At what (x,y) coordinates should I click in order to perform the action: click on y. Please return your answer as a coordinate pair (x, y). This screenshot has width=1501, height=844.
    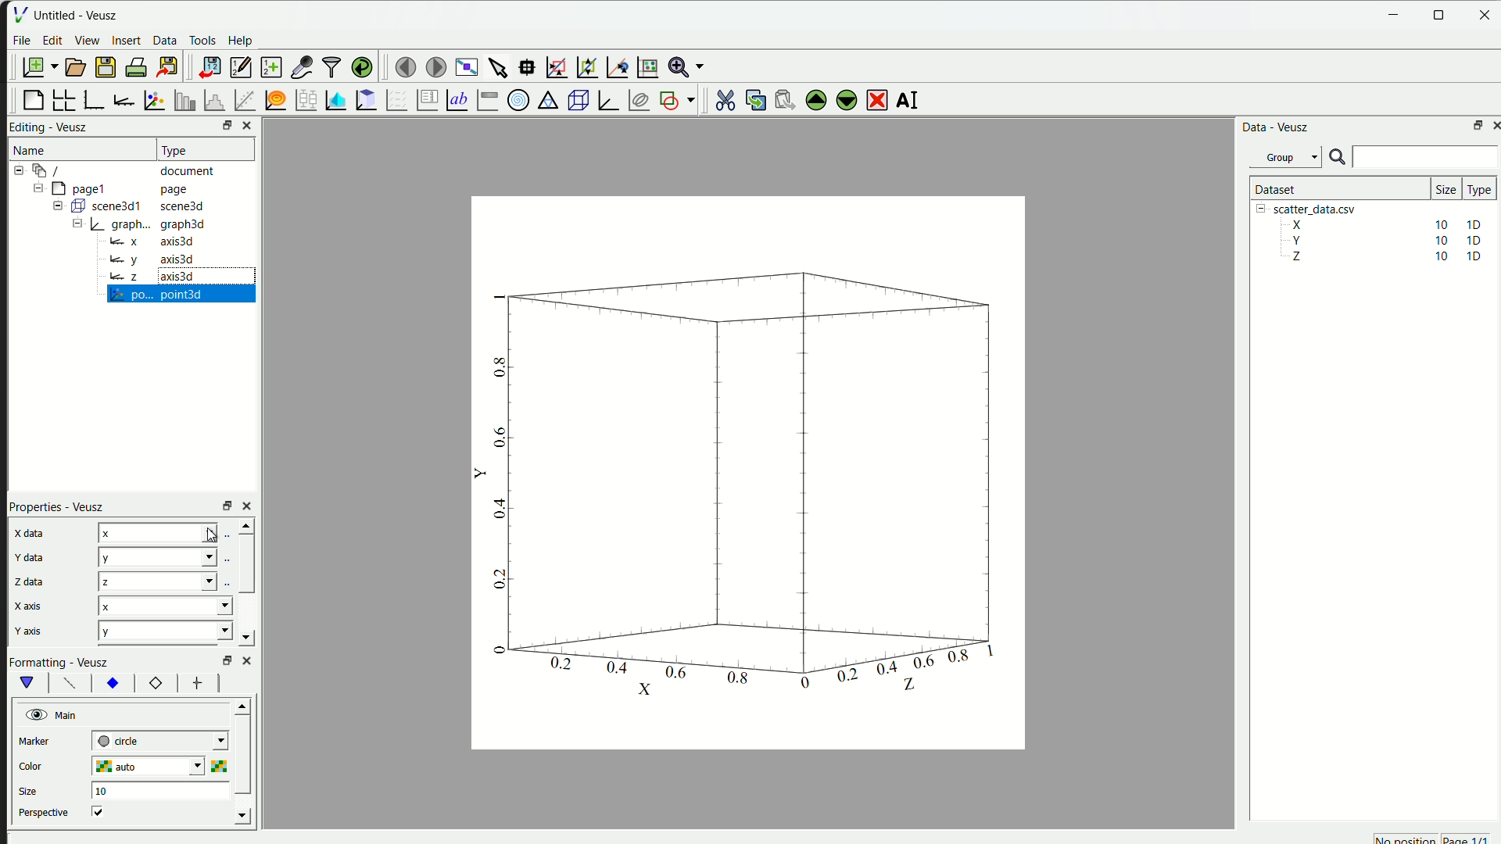
    Looking at the image, I should click on (165, 631).